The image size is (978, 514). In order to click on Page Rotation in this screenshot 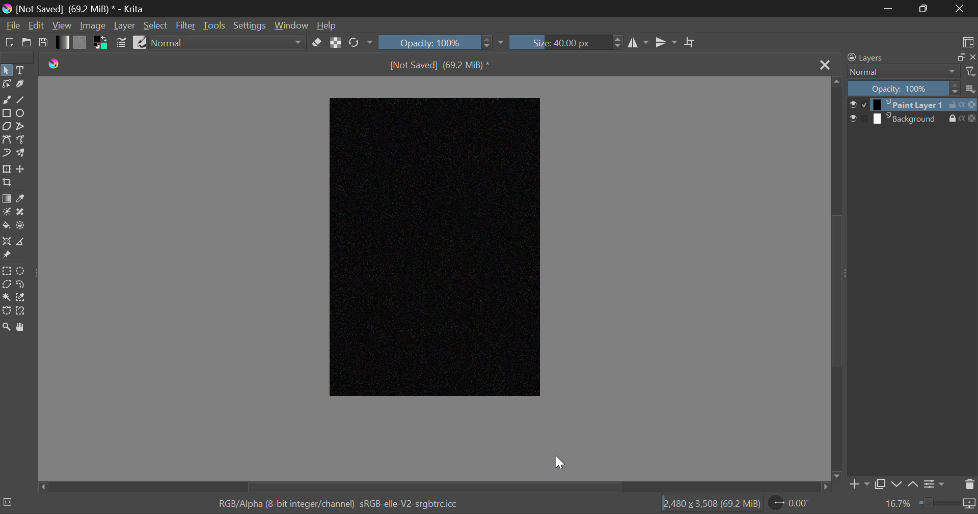, I will do `click(791, 504)`.